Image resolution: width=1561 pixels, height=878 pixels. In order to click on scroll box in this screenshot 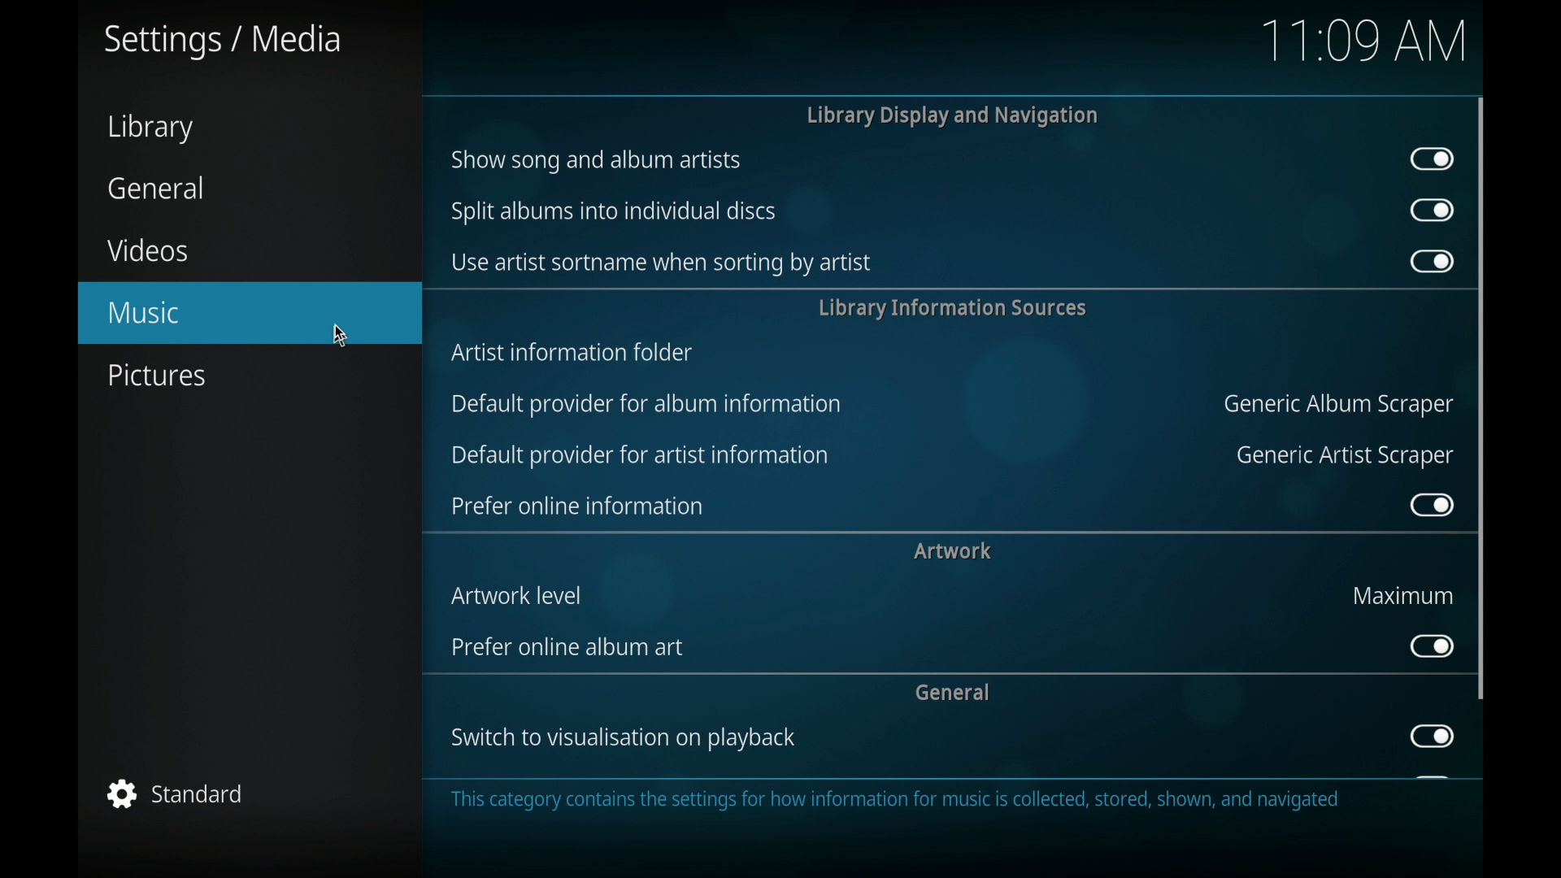, I will do `click(1481, 398)`.